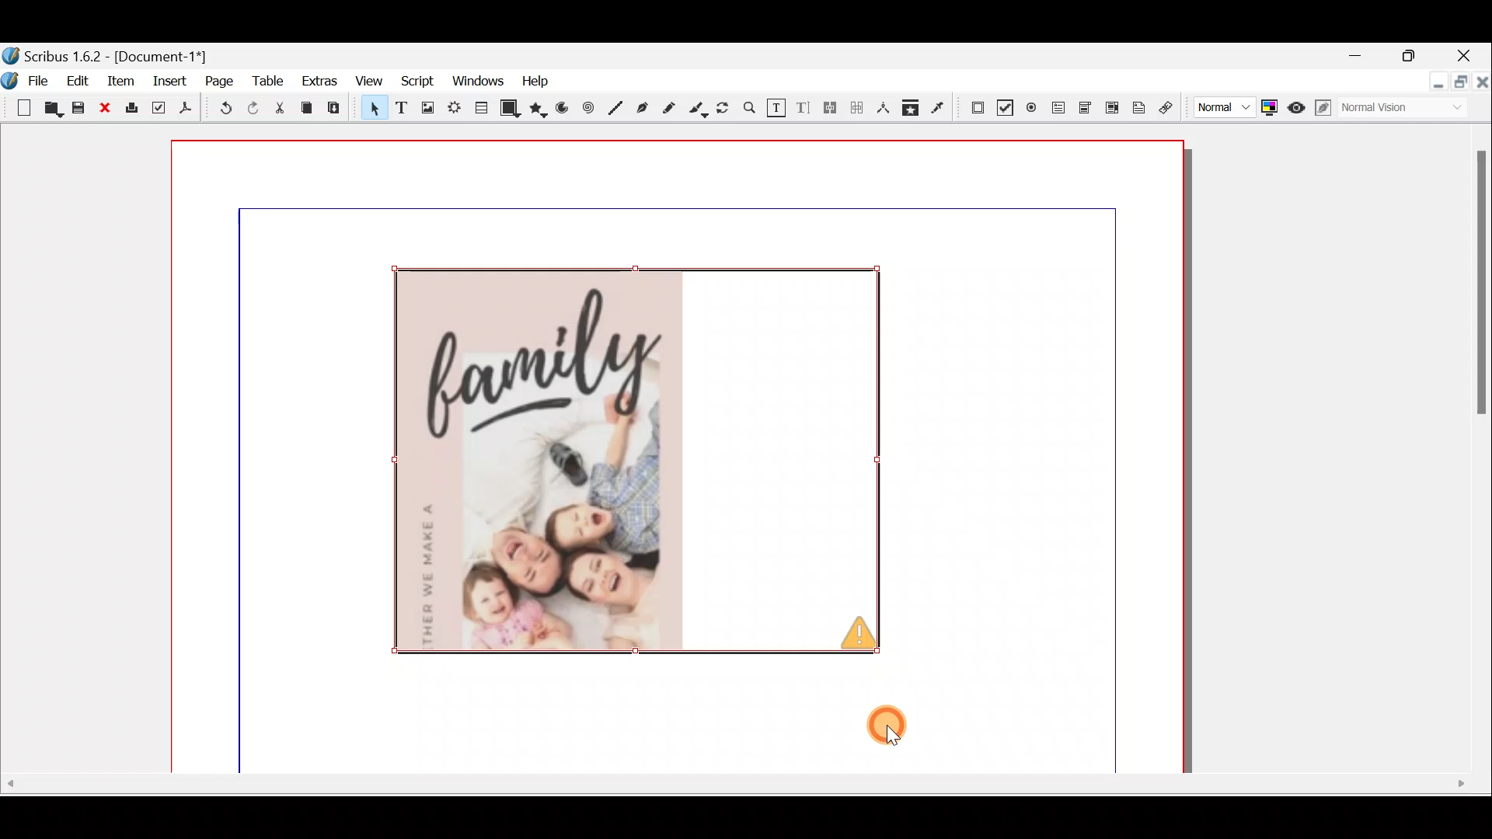 The height and width of the screenshot is (839, 1492). Describe the element at coordinates (1112, 106) in the screenshot. I see `PDF List box` at that location.